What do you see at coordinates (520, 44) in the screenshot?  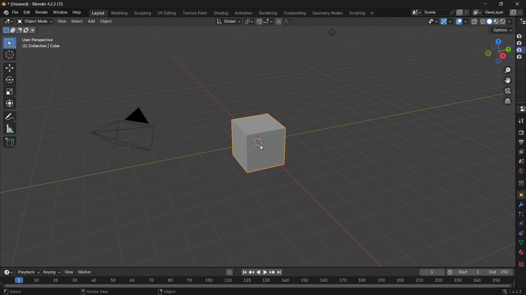 I see `Icon2` at bounding box center [520, 44].